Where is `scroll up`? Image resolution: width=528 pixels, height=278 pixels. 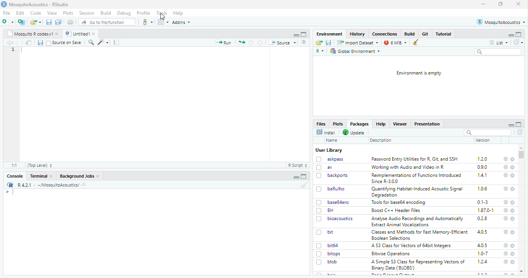
scroll up is located at coordinates (521, 148).